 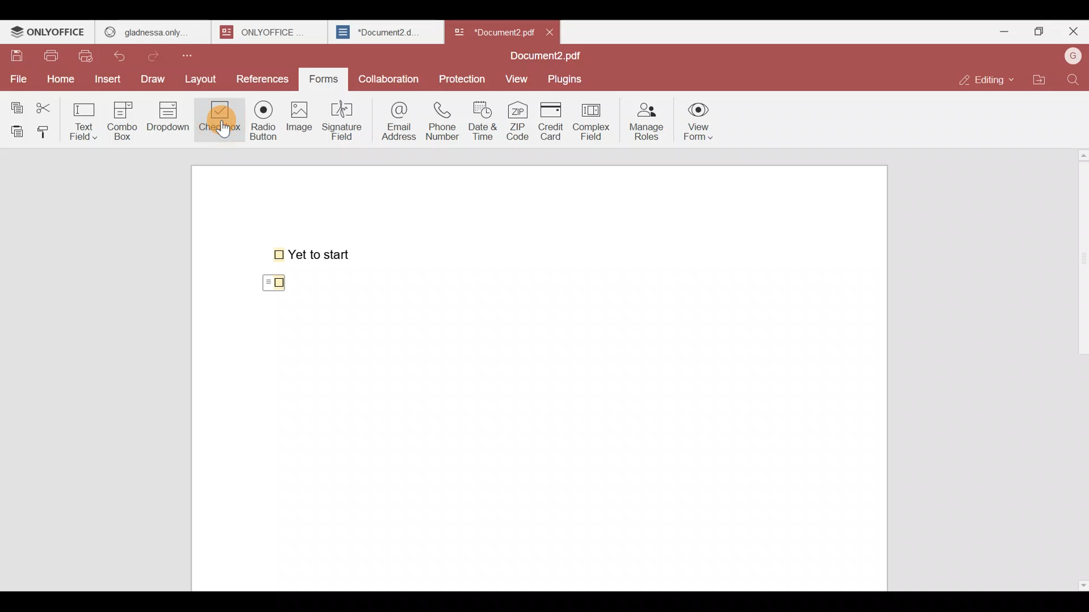 What do you see at coordinates (197, 53) in the screenshot?
I see `Customize quick access toolbar` at bounding box center [197, 53].